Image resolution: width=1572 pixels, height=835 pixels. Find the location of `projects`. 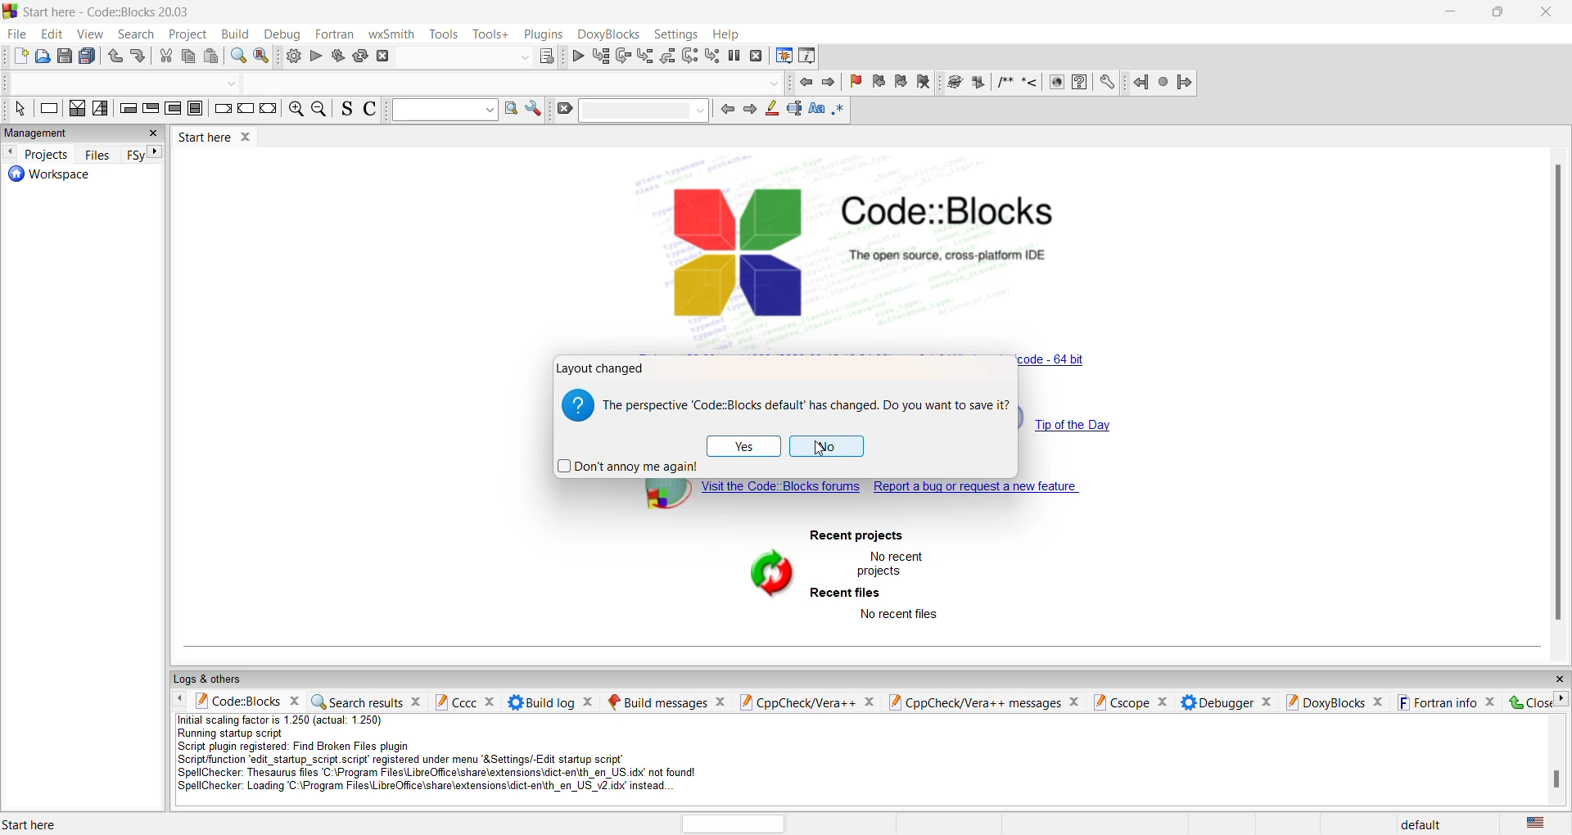

projects is located at coordinates (47, 153).